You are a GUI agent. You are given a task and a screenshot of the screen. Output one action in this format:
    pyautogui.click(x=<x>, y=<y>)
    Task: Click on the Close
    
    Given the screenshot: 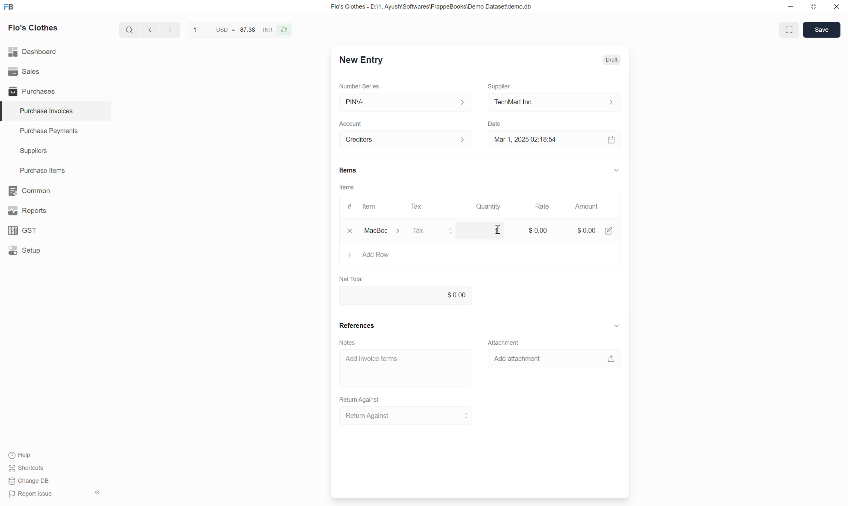 What is the action you would take?
    pyautogui.click(x=836, y=6)
    